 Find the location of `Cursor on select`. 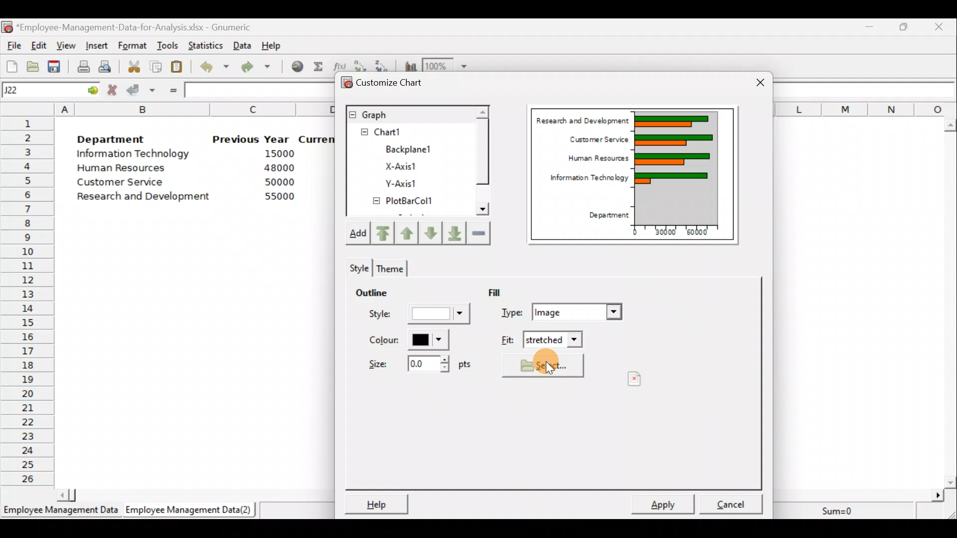

Cursor on select is located at coordinates (551, 367).